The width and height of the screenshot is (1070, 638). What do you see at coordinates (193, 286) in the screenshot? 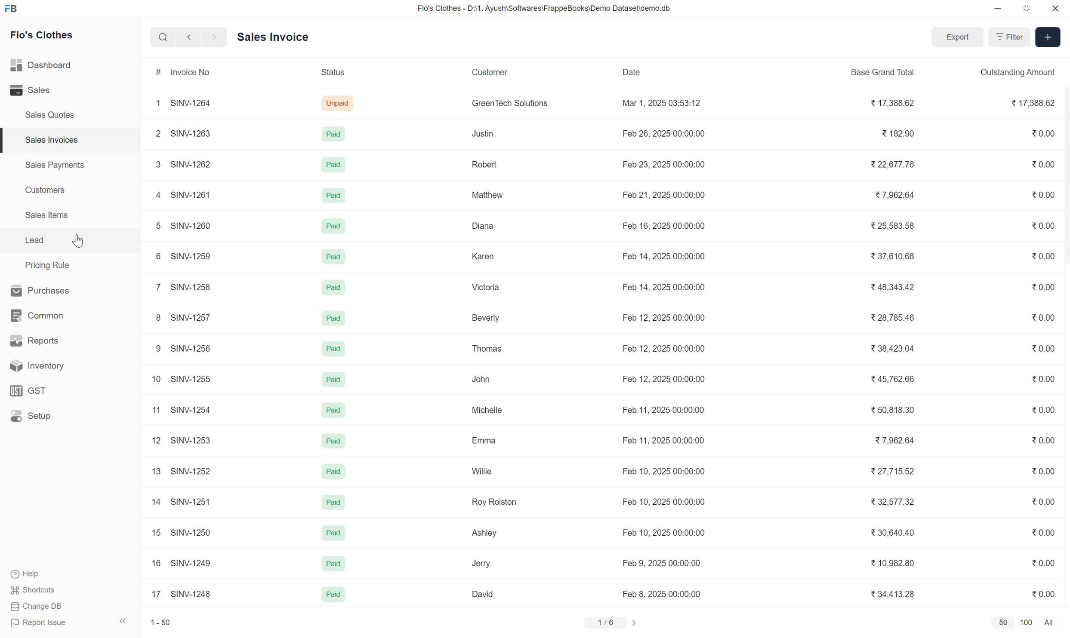
I see `SINV-1258` at bounding box center [193, 286].